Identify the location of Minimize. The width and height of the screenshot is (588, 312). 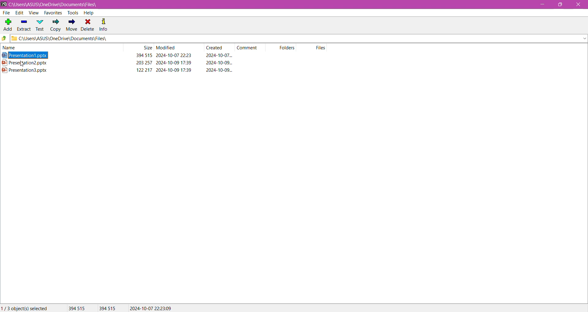
(542, 5).